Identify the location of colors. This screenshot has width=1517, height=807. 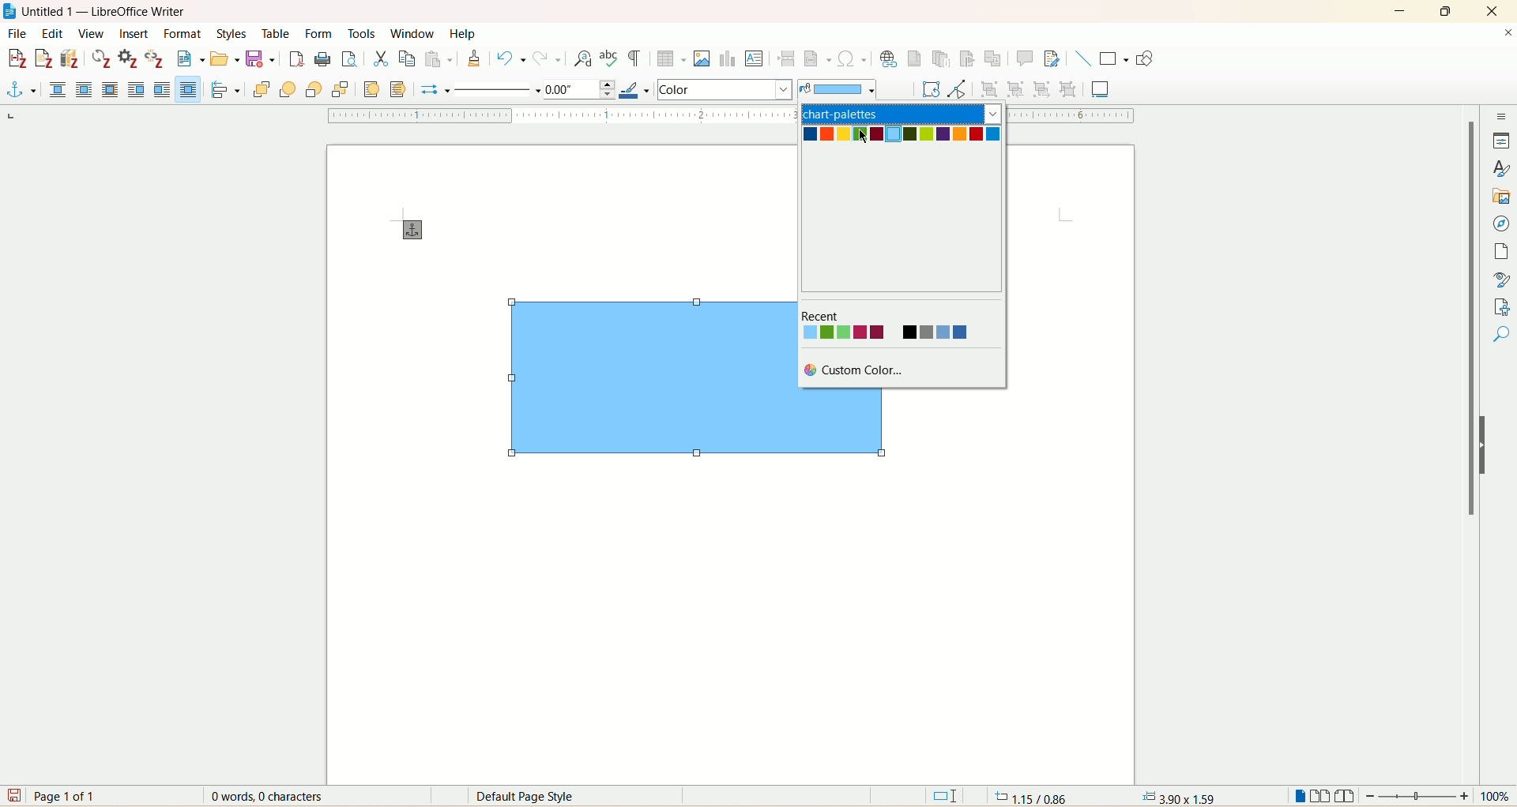
(726, 88).